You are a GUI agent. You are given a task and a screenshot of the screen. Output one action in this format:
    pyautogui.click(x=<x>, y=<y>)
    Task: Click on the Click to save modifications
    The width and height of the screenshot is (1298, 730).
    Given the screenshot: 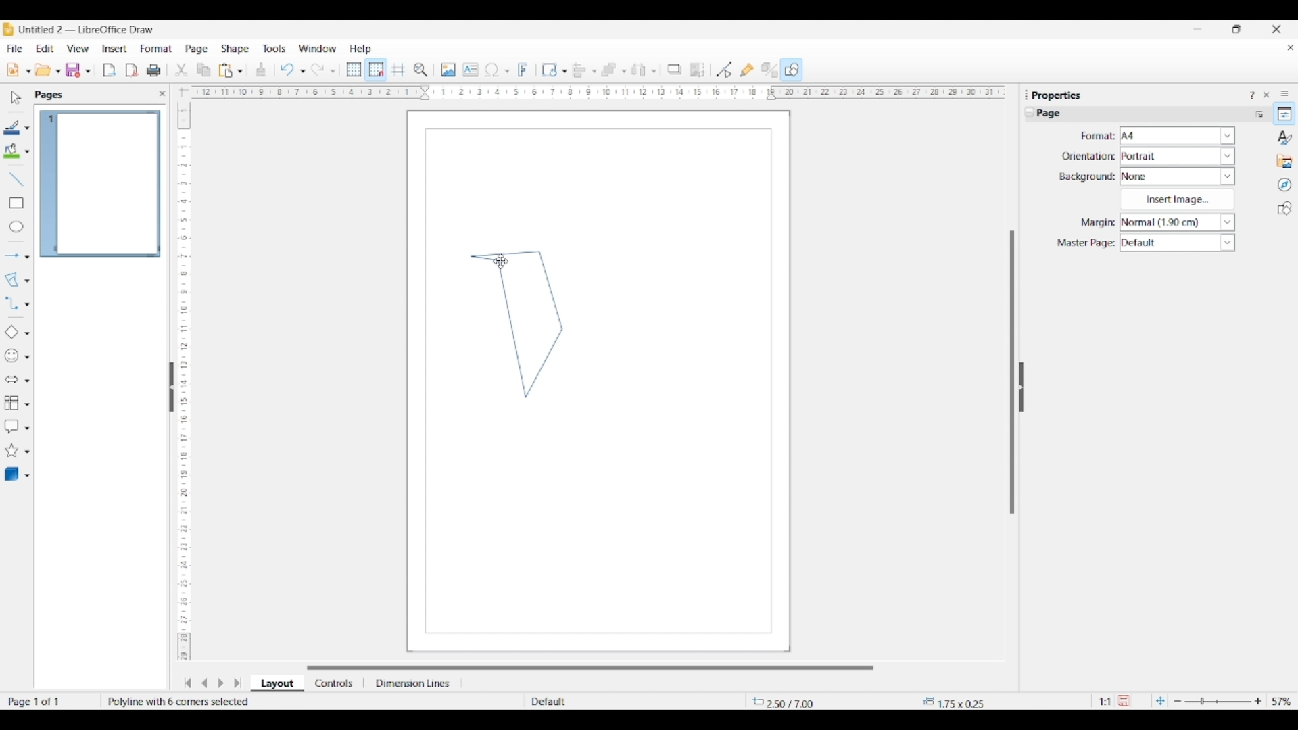 What is the action you would take?
    pyautogui.click(x=1124, y=700)
    